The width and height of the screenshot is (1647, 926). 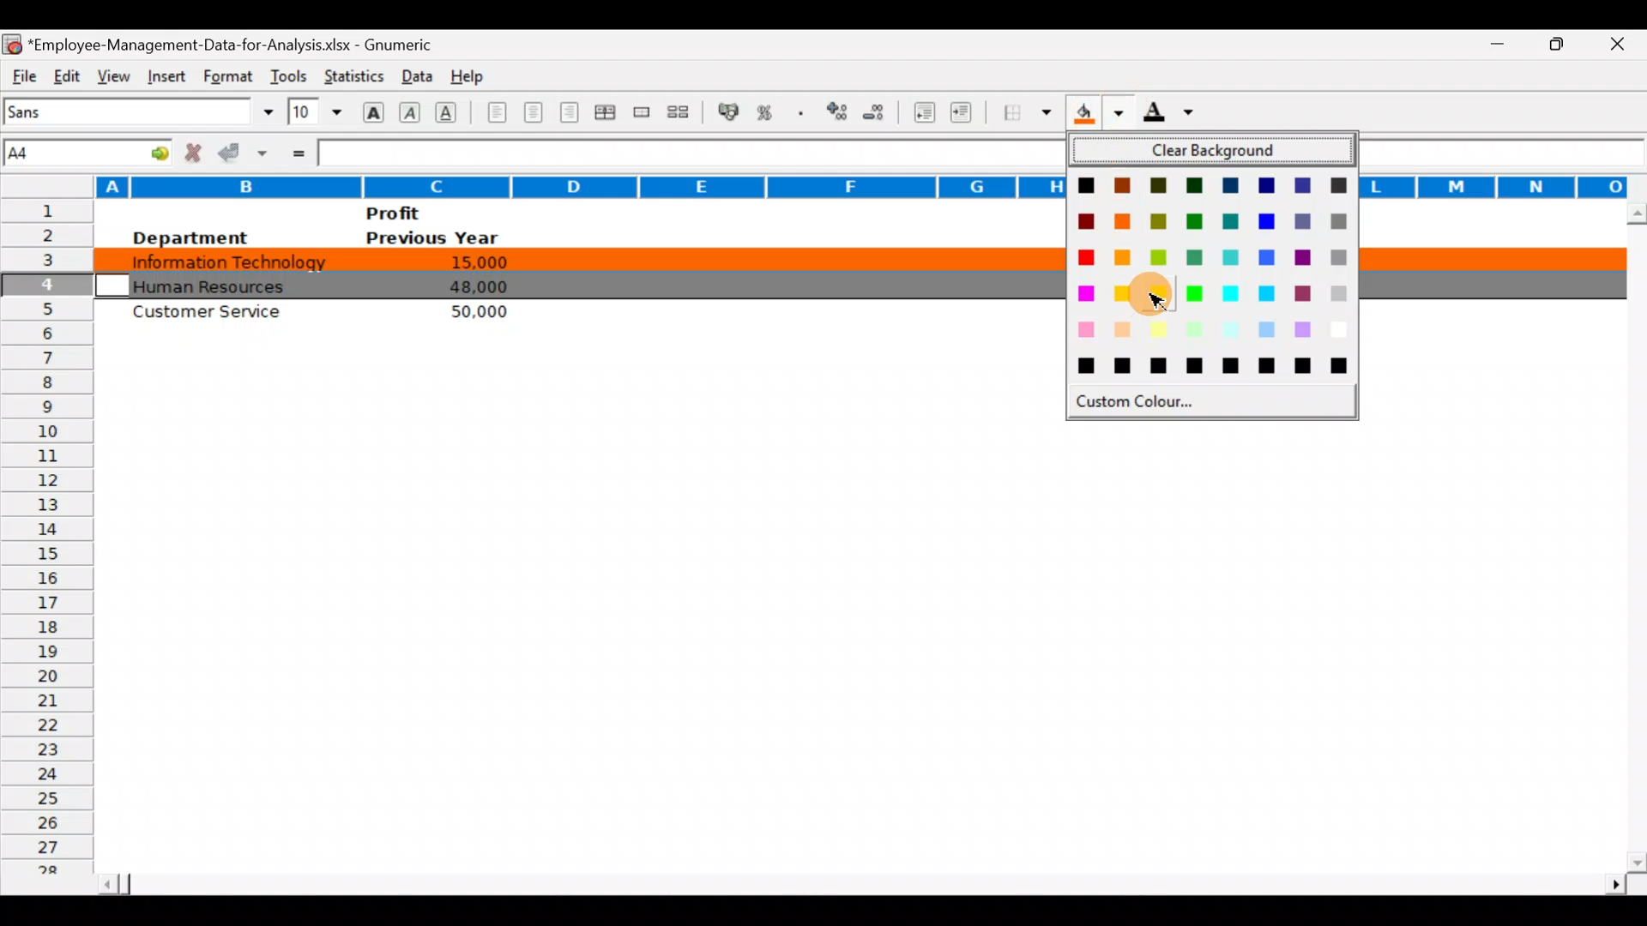 I want to click on Previous year, so click(x=432, y=238).